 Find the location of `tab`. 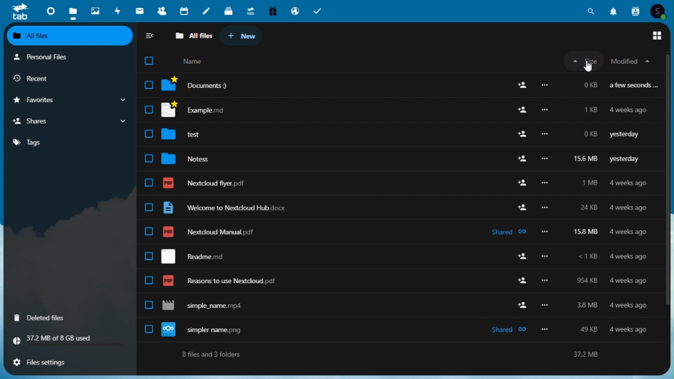

tab is located at coordinates (18, 12).